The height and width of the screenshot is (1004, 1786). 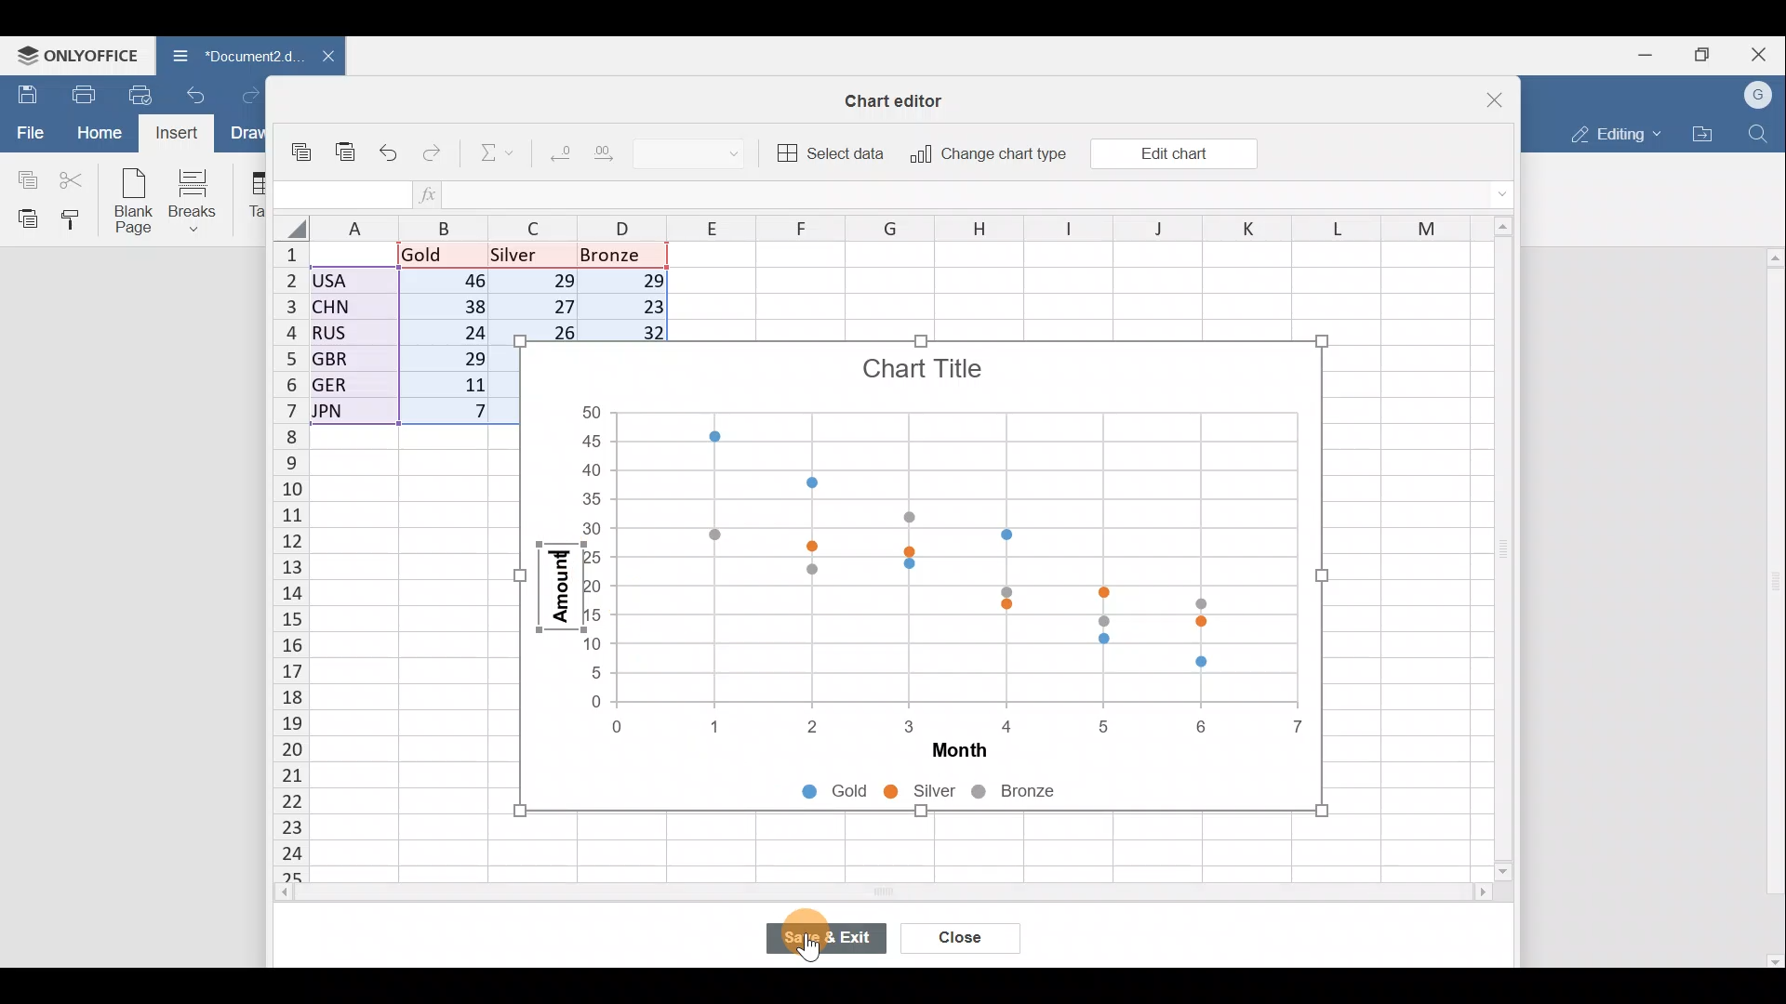 What do you see at coordinates (227, 56) in the screenshot?
I see `Document2.d` at bounding box center [227, 56].